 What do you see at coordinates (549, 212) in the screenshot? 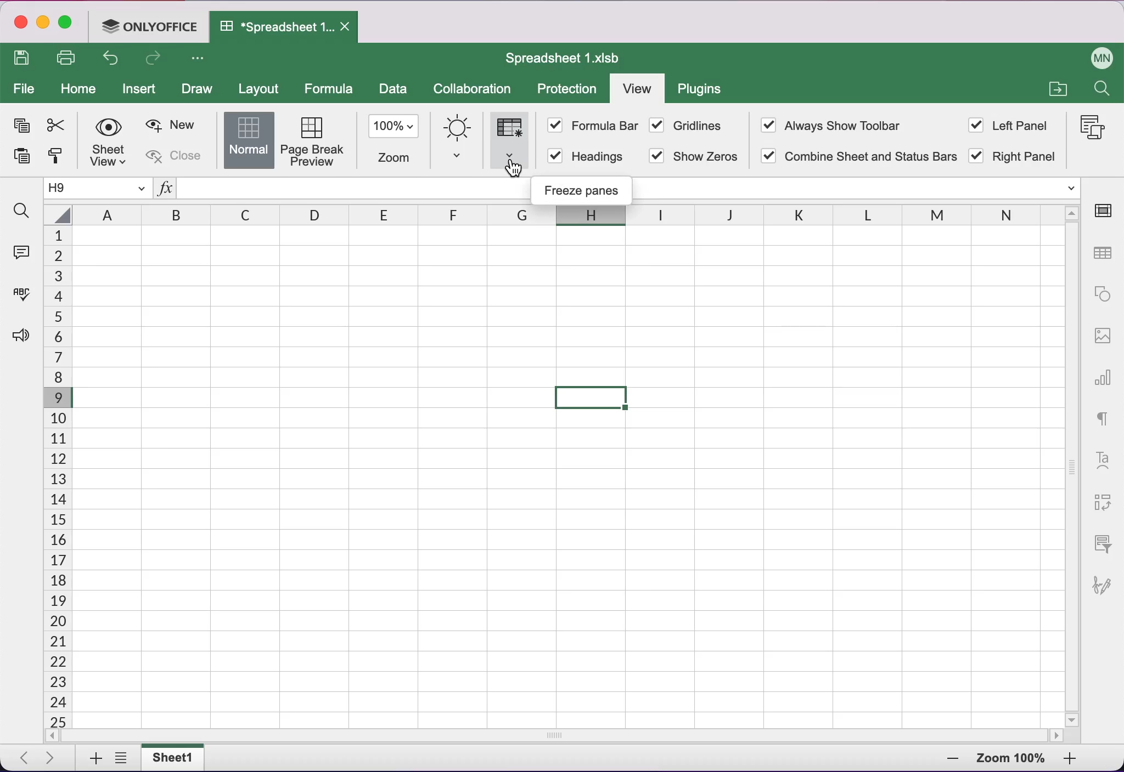
I see `columns` at bounding box center [549, 212].